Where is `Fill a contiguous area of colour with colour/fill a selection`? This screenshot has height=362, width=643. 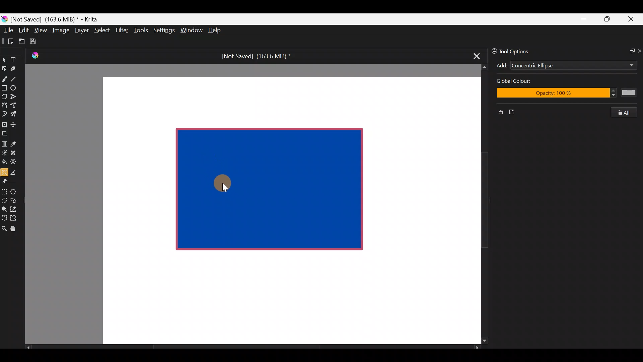
Fill a contiguous area of colour with colour/fill a selection is located at coordinates (4, 160).